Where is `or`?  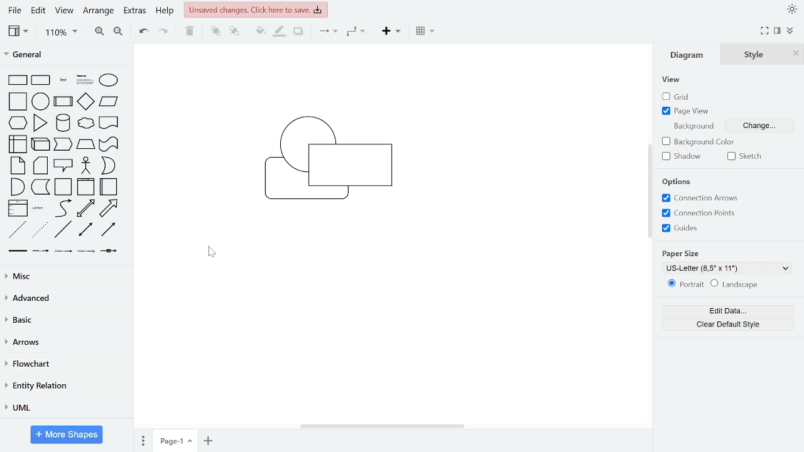 or is located at coordinates (108, 166).